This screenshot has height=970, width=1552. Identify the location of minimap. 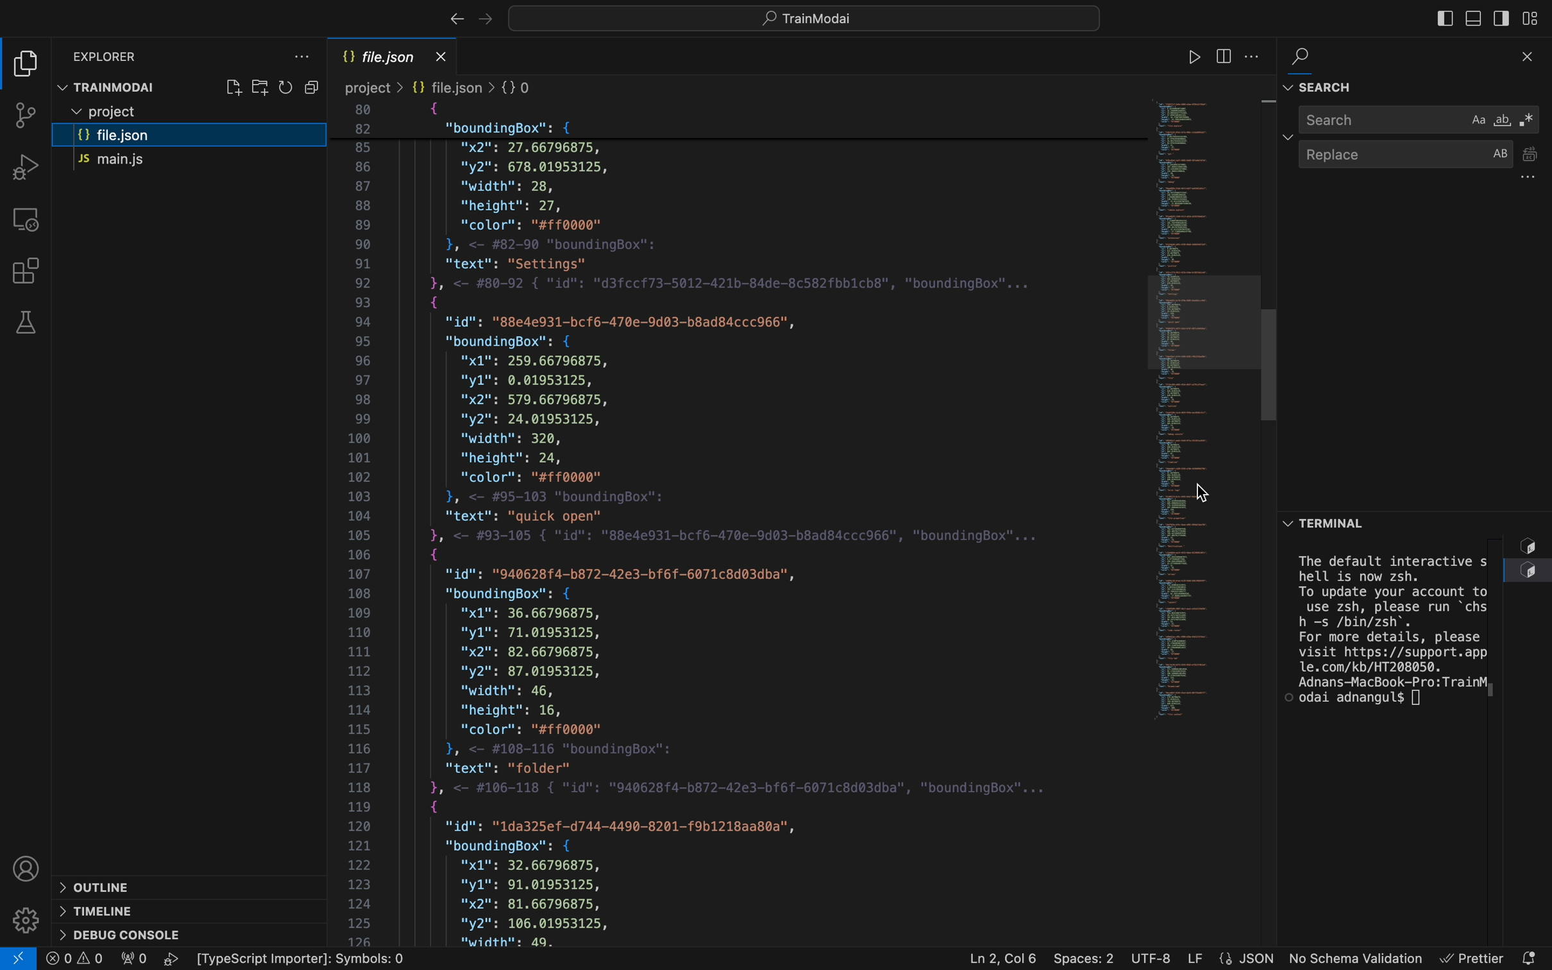
(1218, 412).